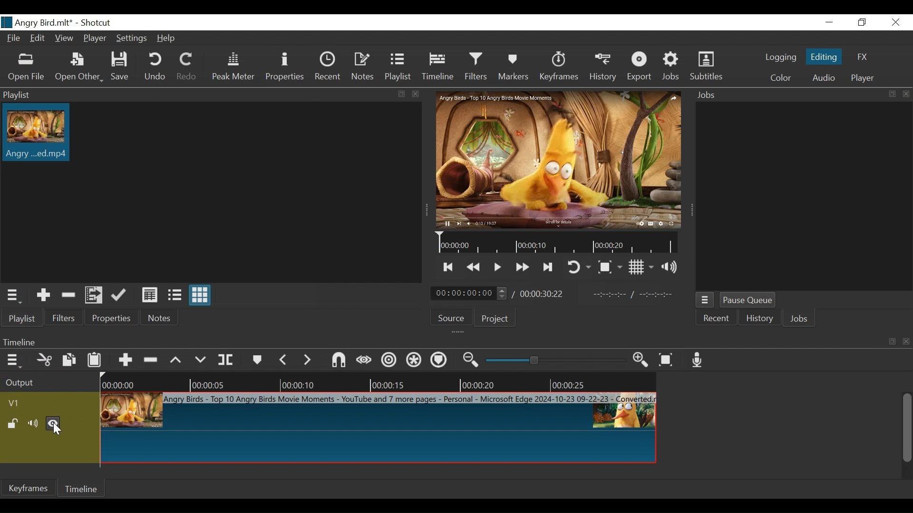 This screenshot has width=913, height=513. I want to click on close, so click(896, 22).